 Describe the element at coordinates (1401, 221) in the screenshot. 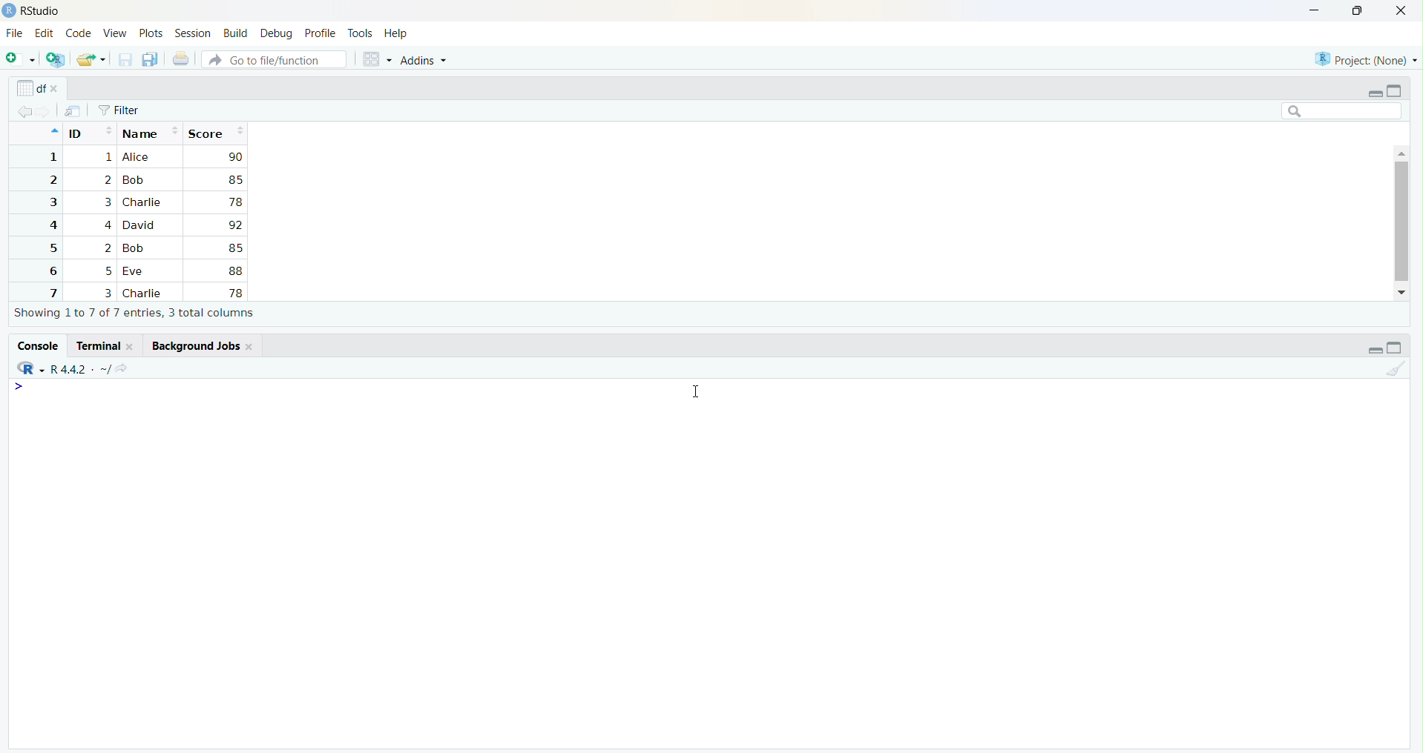

I see `scroll bar` at that location.